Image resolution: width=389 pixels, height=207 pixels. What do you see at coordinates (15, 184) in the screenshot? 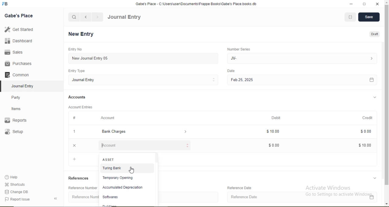
I see `‘Shortcuts` at bounding box center [15, 184].